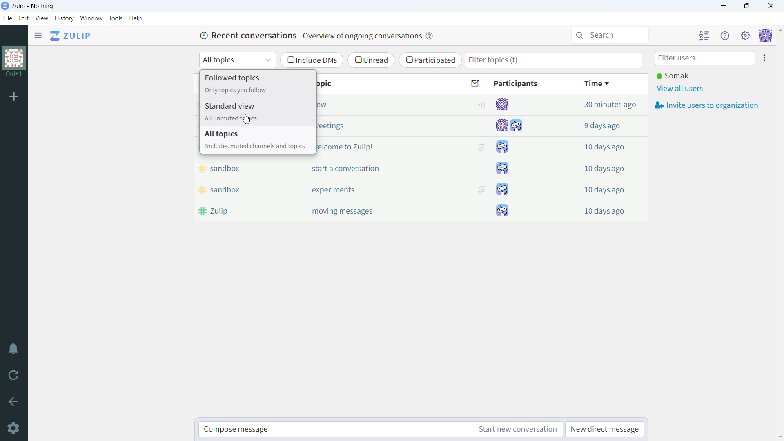 This screenshot has height=441, width=784. I want to click on help menu, so click(725, 36).